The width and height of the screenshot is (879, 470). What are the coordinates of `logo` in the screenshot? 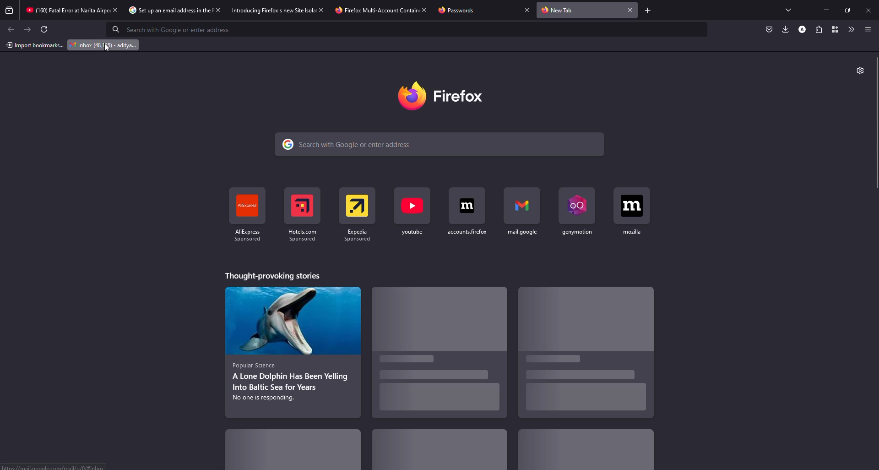 It's located at (409, 95).